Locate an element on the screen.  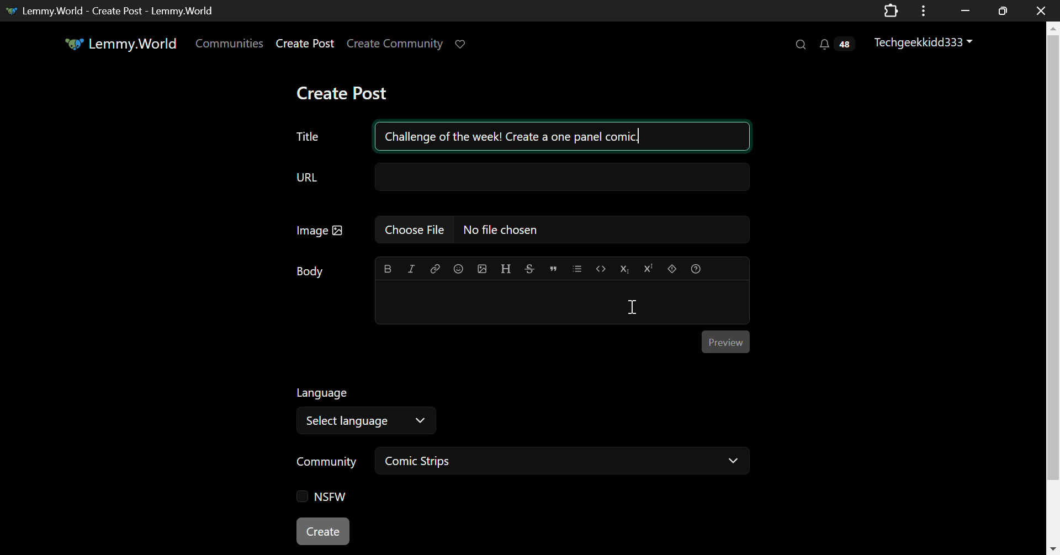
Cursor on Post Body Textbox is located at coordinates (633, 306).